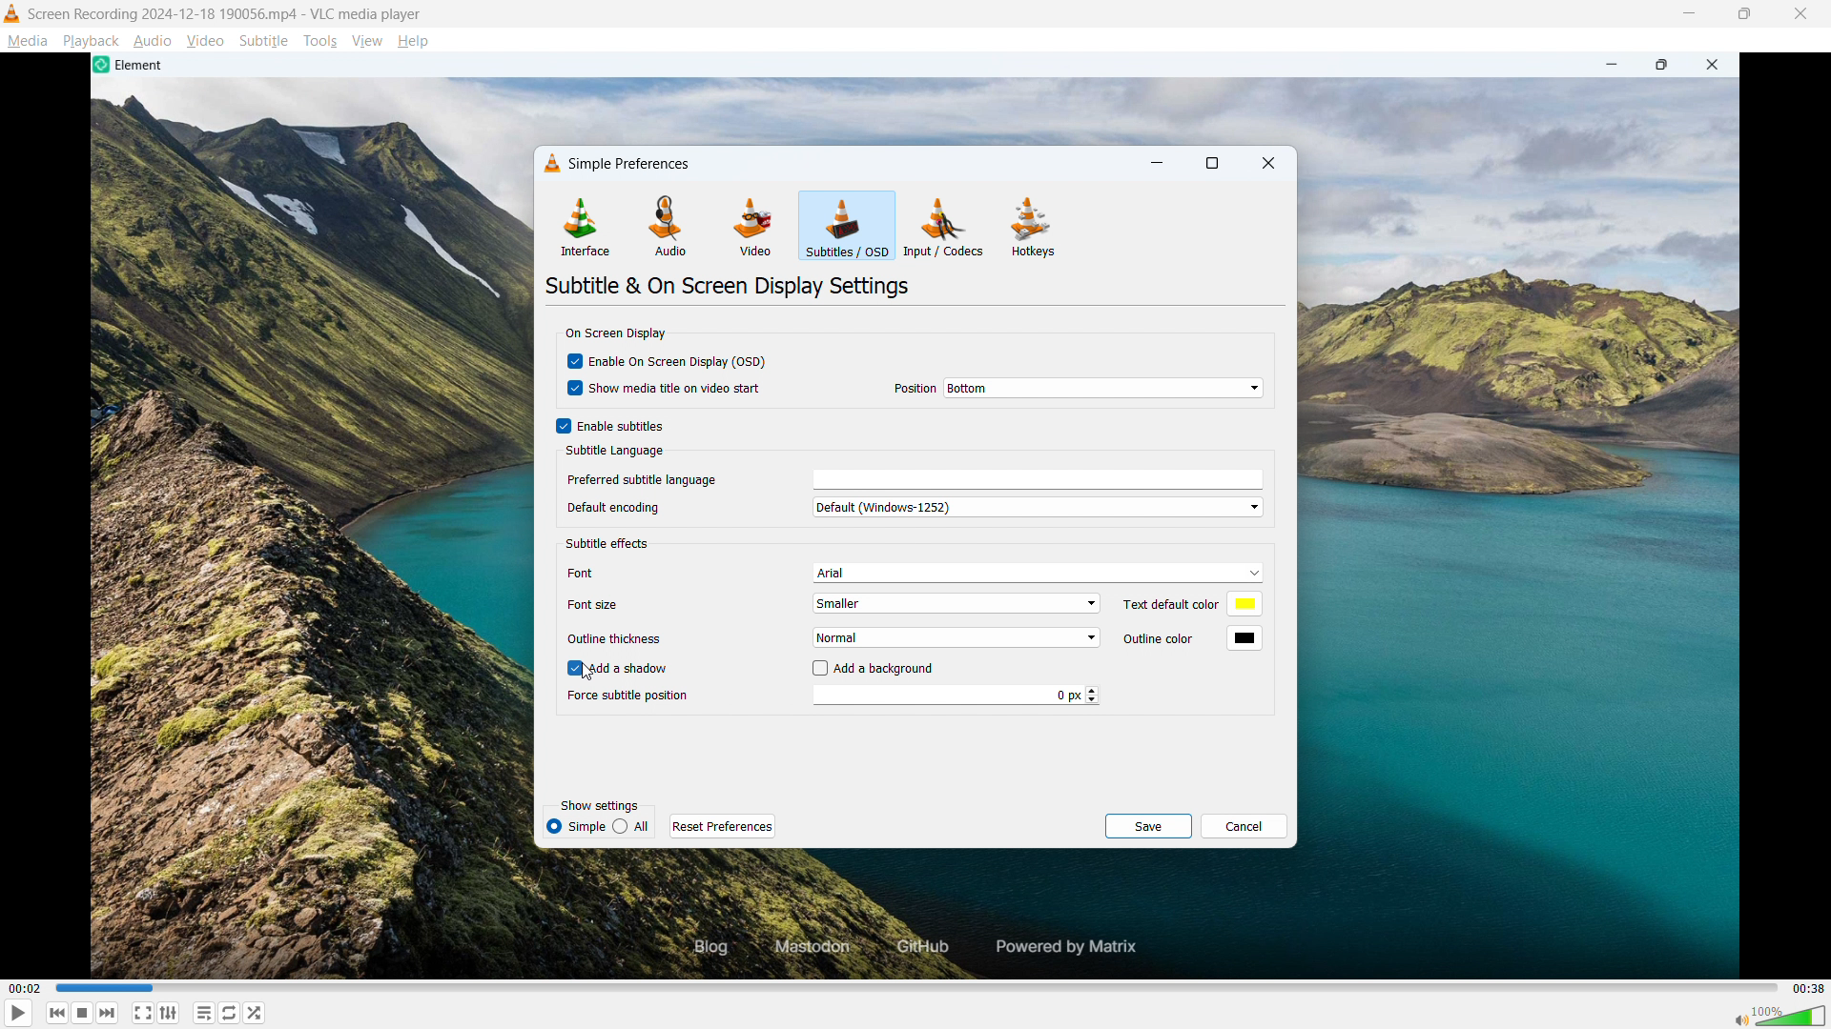 This screenshot has height=1029, width=1831. Describe the element at coordinates (1038, 507) in the screenshot. I see `Default (Windows-1252)` at that location.